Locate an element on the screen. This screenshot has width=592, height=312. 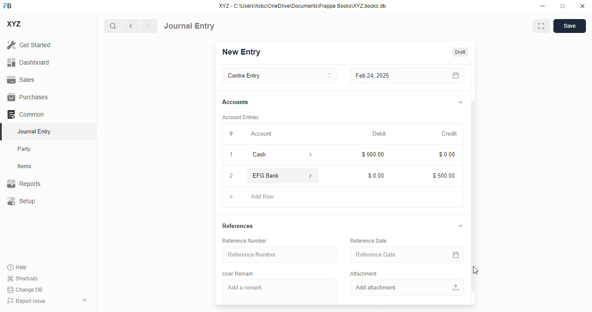
$500.00 is located at coordinates (443, 175).